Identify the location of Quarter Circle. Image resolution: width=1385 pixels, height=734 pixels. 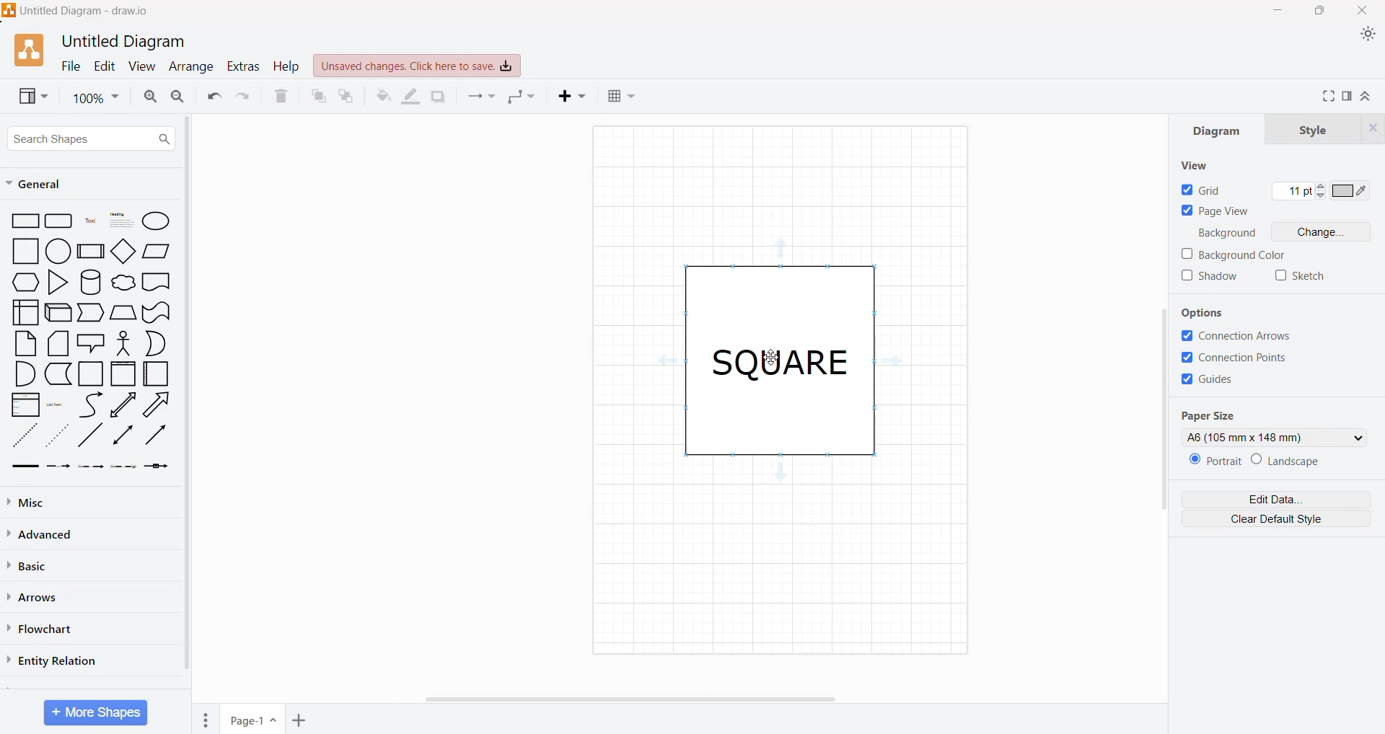
(23, 373).